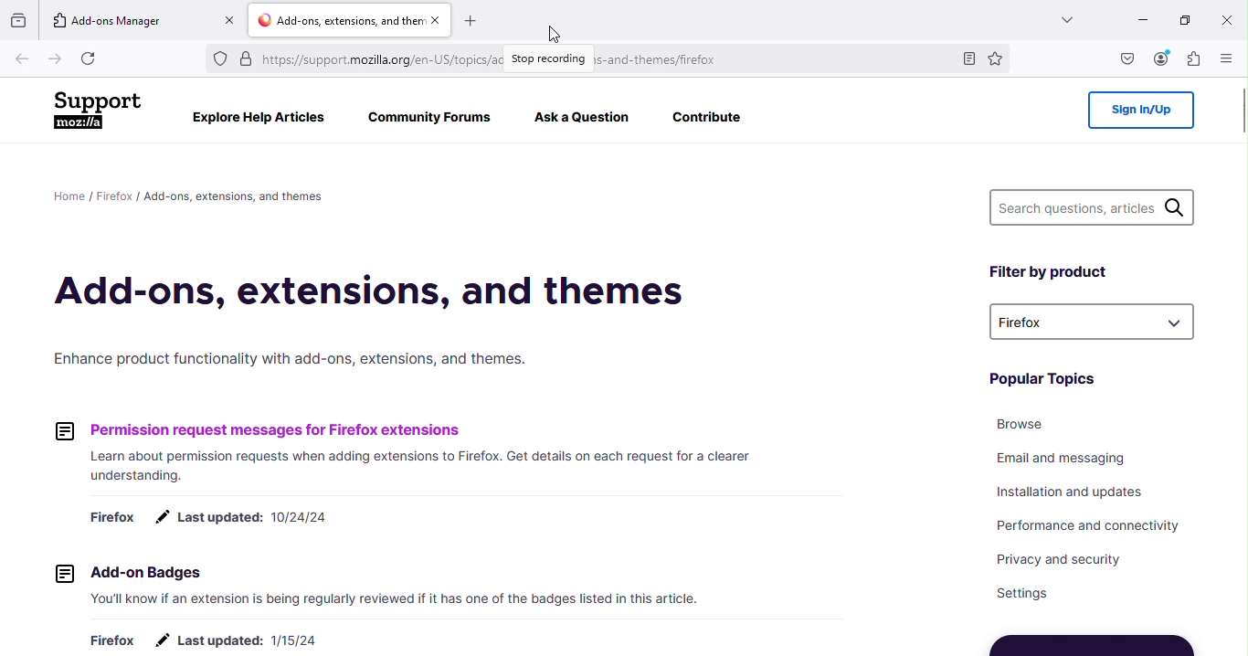  What do you see at coordinates (1080, 529) in the screenshot?
I see `Performance and connectivity` at bounding box center [1080, 529].